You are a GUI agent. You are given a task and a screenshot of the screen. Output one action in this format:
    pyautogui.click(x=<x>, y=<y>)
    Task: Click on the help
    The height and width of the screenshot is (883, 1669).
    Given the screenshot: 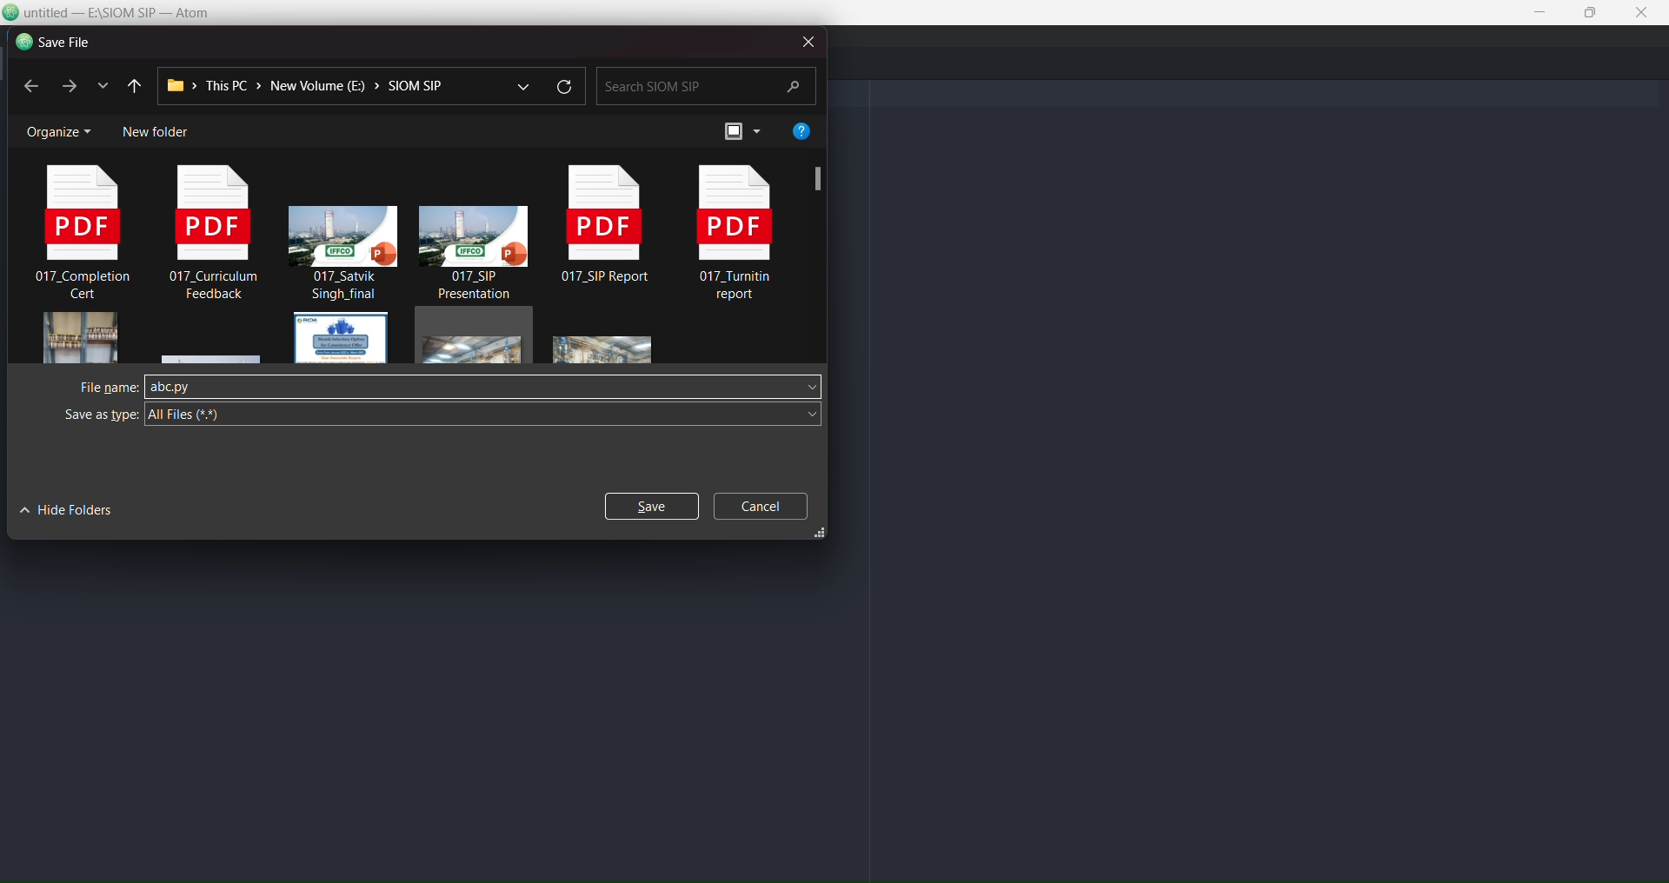 What is the action you would take?
    pyautogui.click(x=802, y=131)
    